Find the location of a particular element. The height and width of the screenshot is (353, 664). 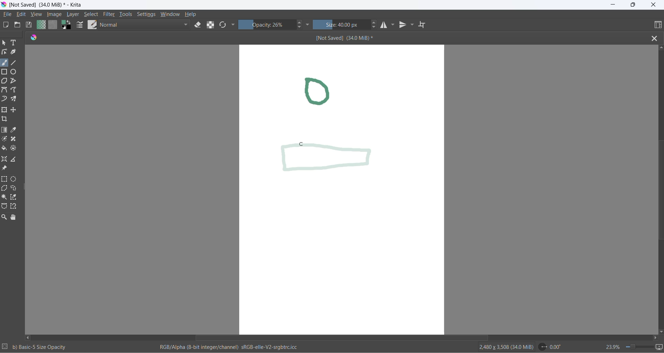

image is located at coordinates (55, 15).